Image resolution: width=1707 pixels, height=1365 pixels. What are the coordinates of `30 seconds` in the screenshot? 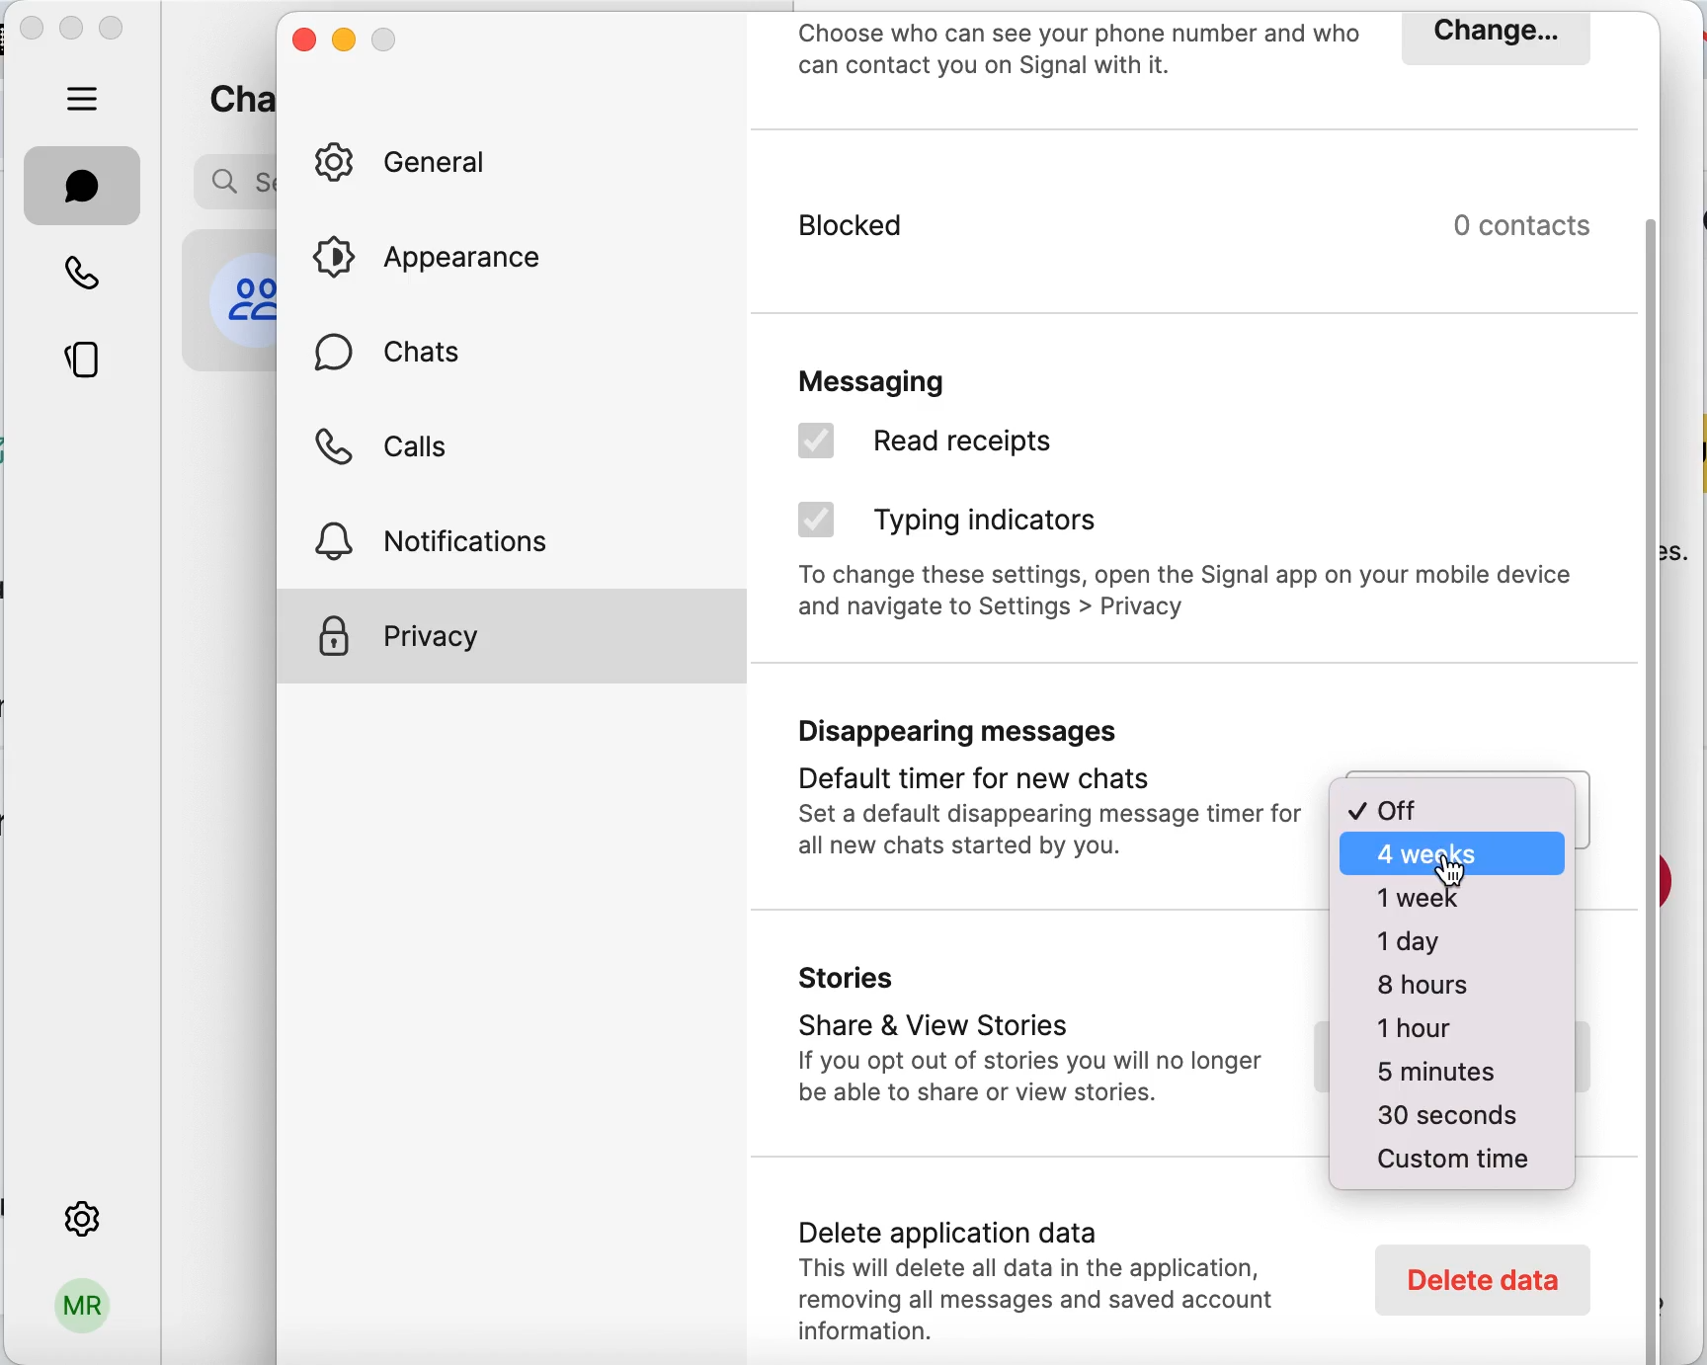 It's located at (1436, 1116).